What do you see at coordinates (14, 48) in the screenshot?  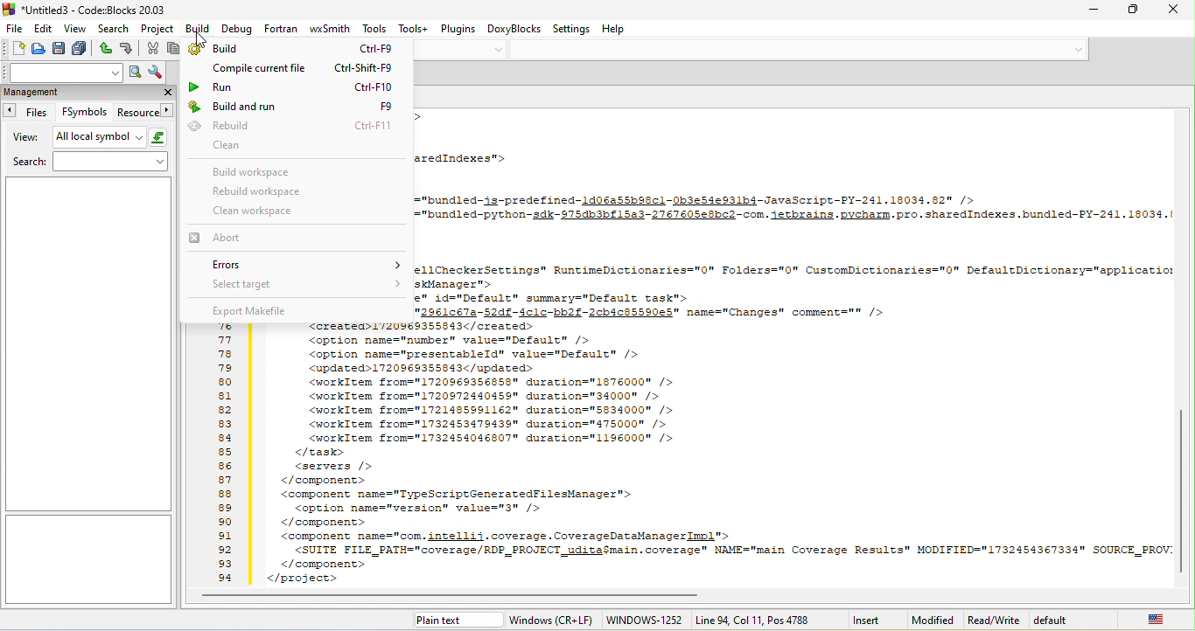 I see `new` at bounding box center [14, 48].